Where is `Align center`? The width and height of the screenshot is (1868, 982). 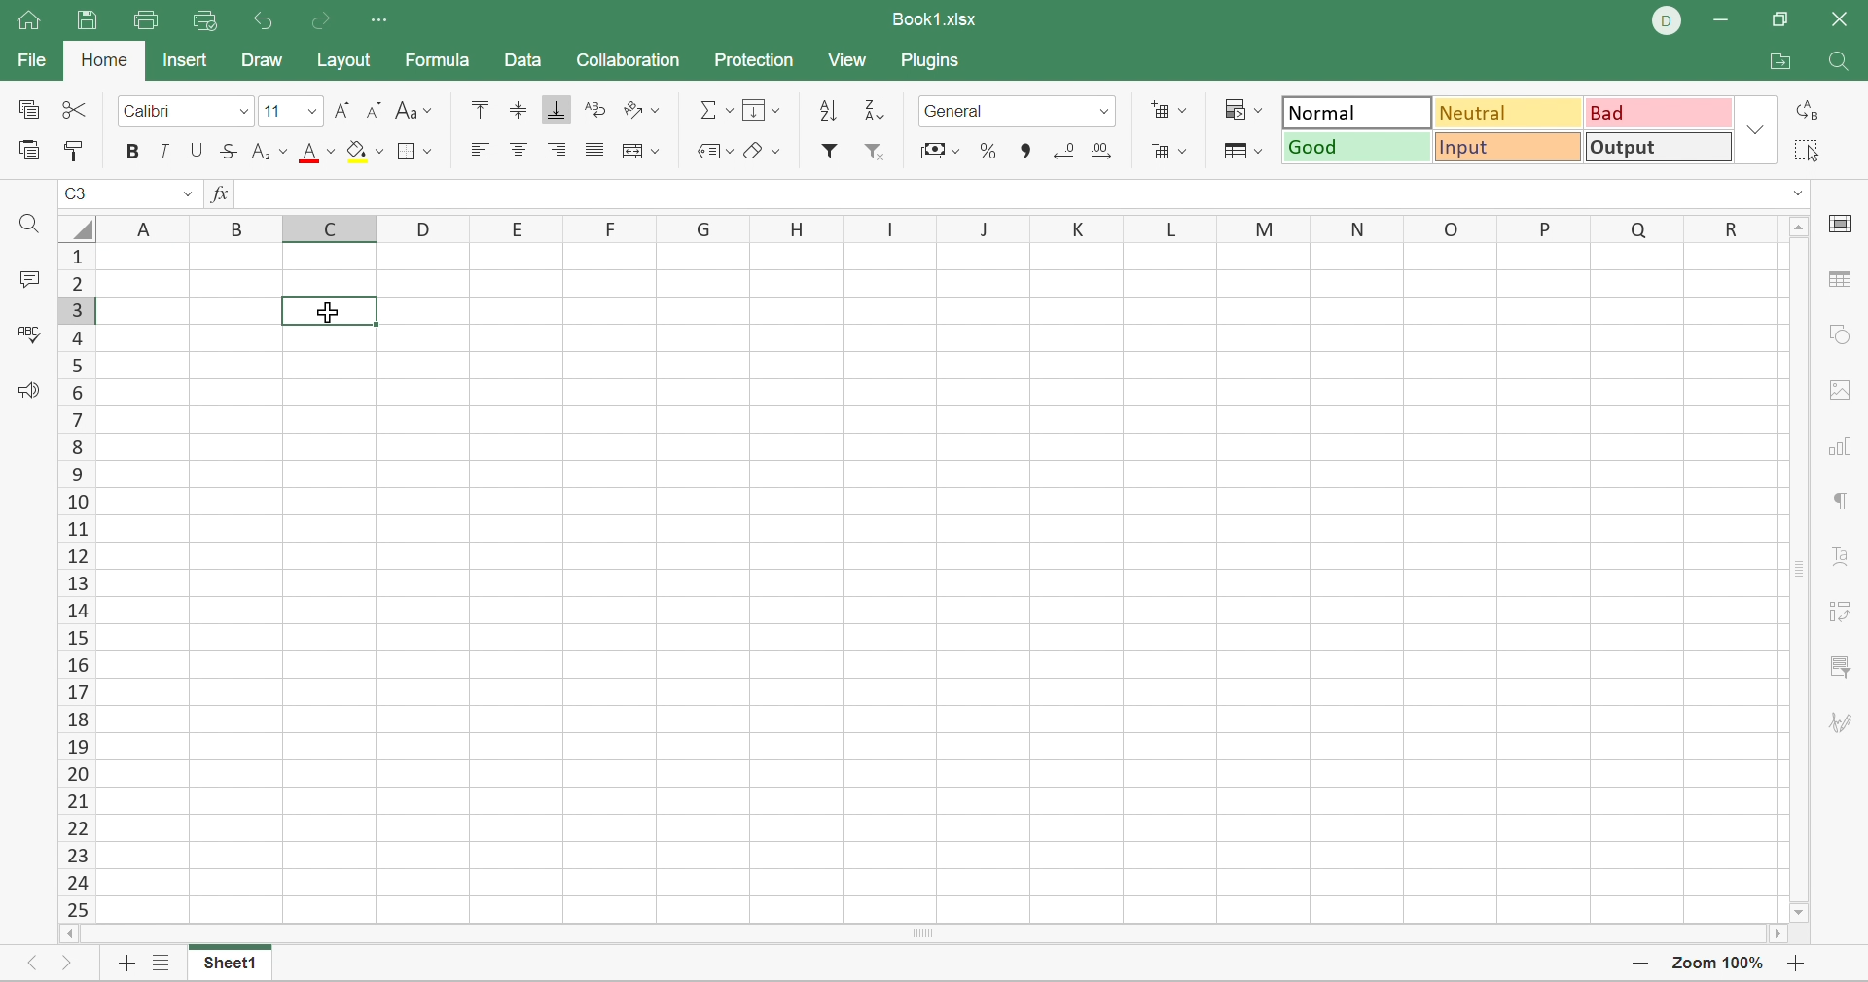
Align center is located at coordinates (521, 151).